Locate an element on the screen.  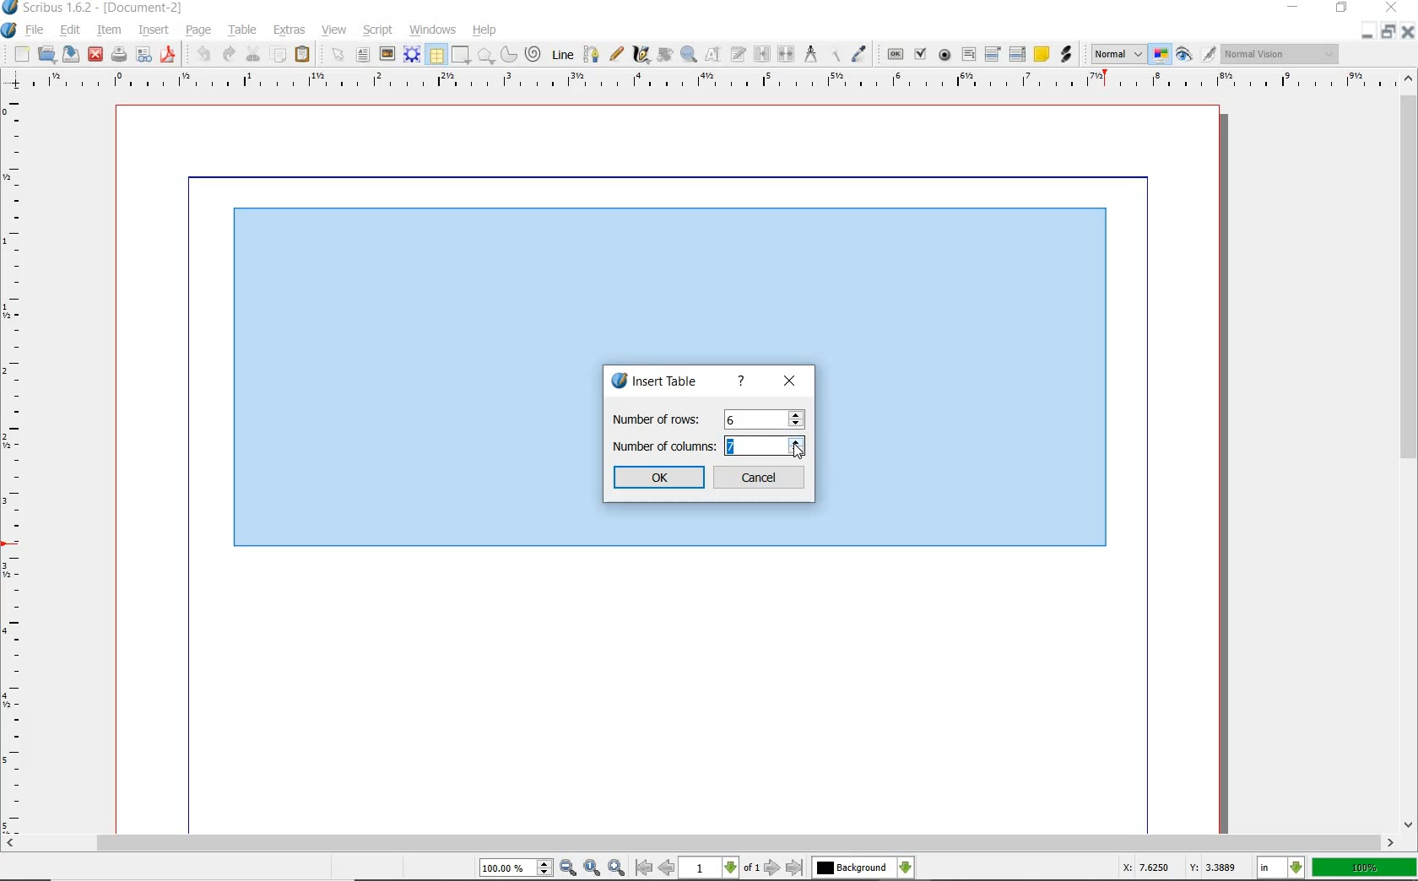
pdf combo box is located at coordinates (993, 54).